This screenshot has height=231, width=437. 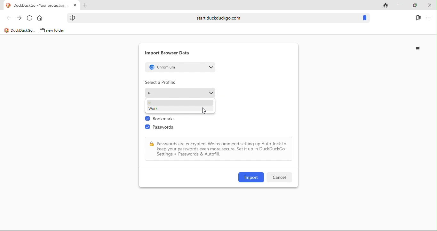 I want to click on import, so click(x=251, y=177).